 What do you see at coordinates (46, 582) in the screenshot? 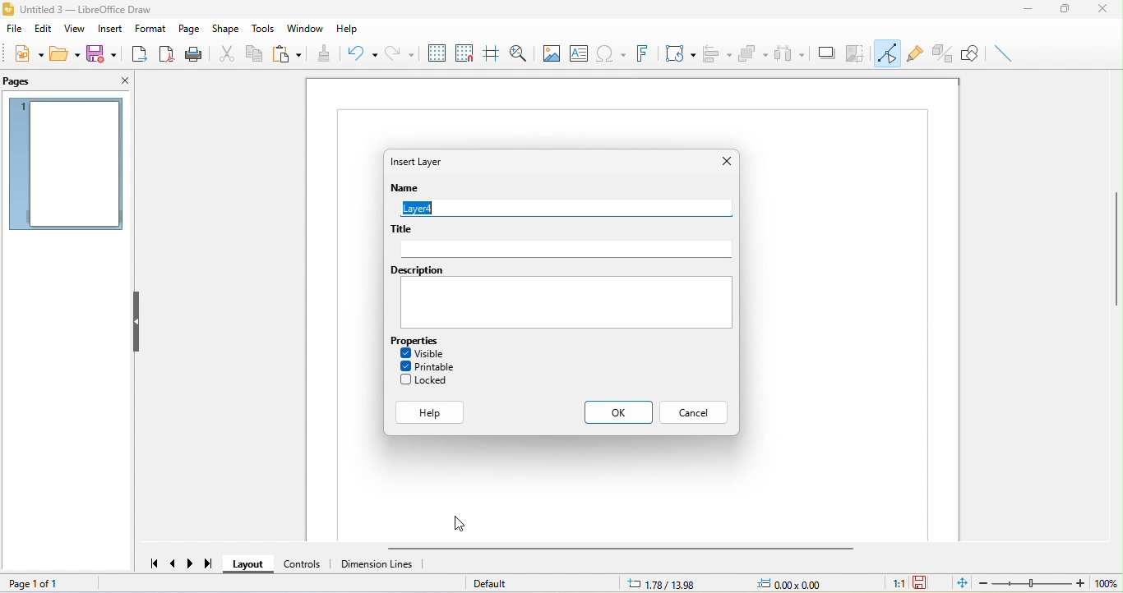
I see `page 1 of 1` at bounding box center [46, 582].